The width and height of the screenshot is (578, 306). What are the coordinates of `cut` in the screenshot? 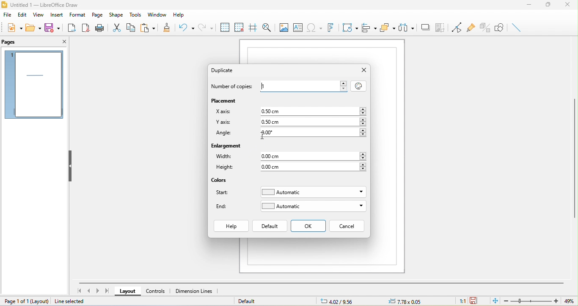 It's located at (119, 27).